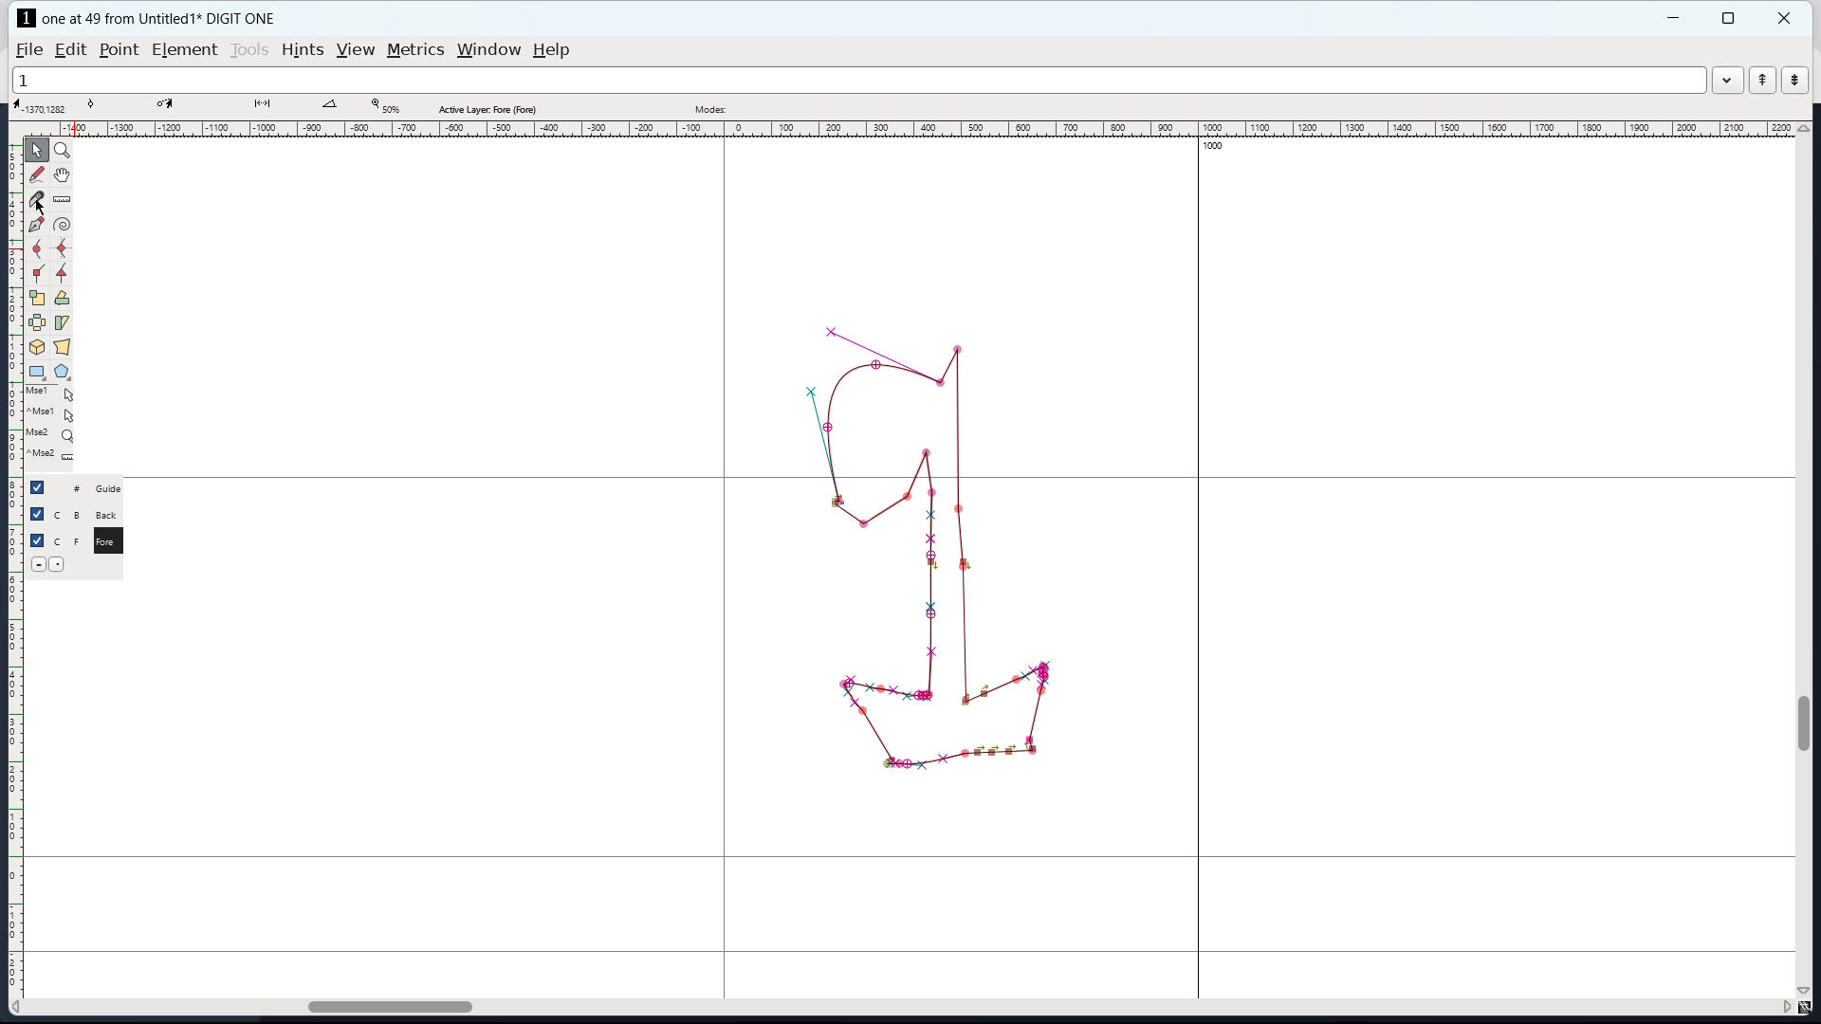  I want to click on edit, so click(70, 50).